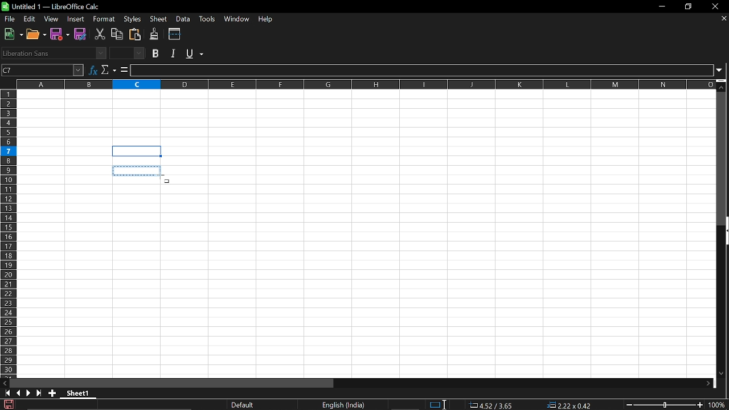 The width and height of the screenshot is (729, 410). What do you see at coordinates (206, 19) in the screenshot?
I see `Tools` at bounding box center [206, 19].